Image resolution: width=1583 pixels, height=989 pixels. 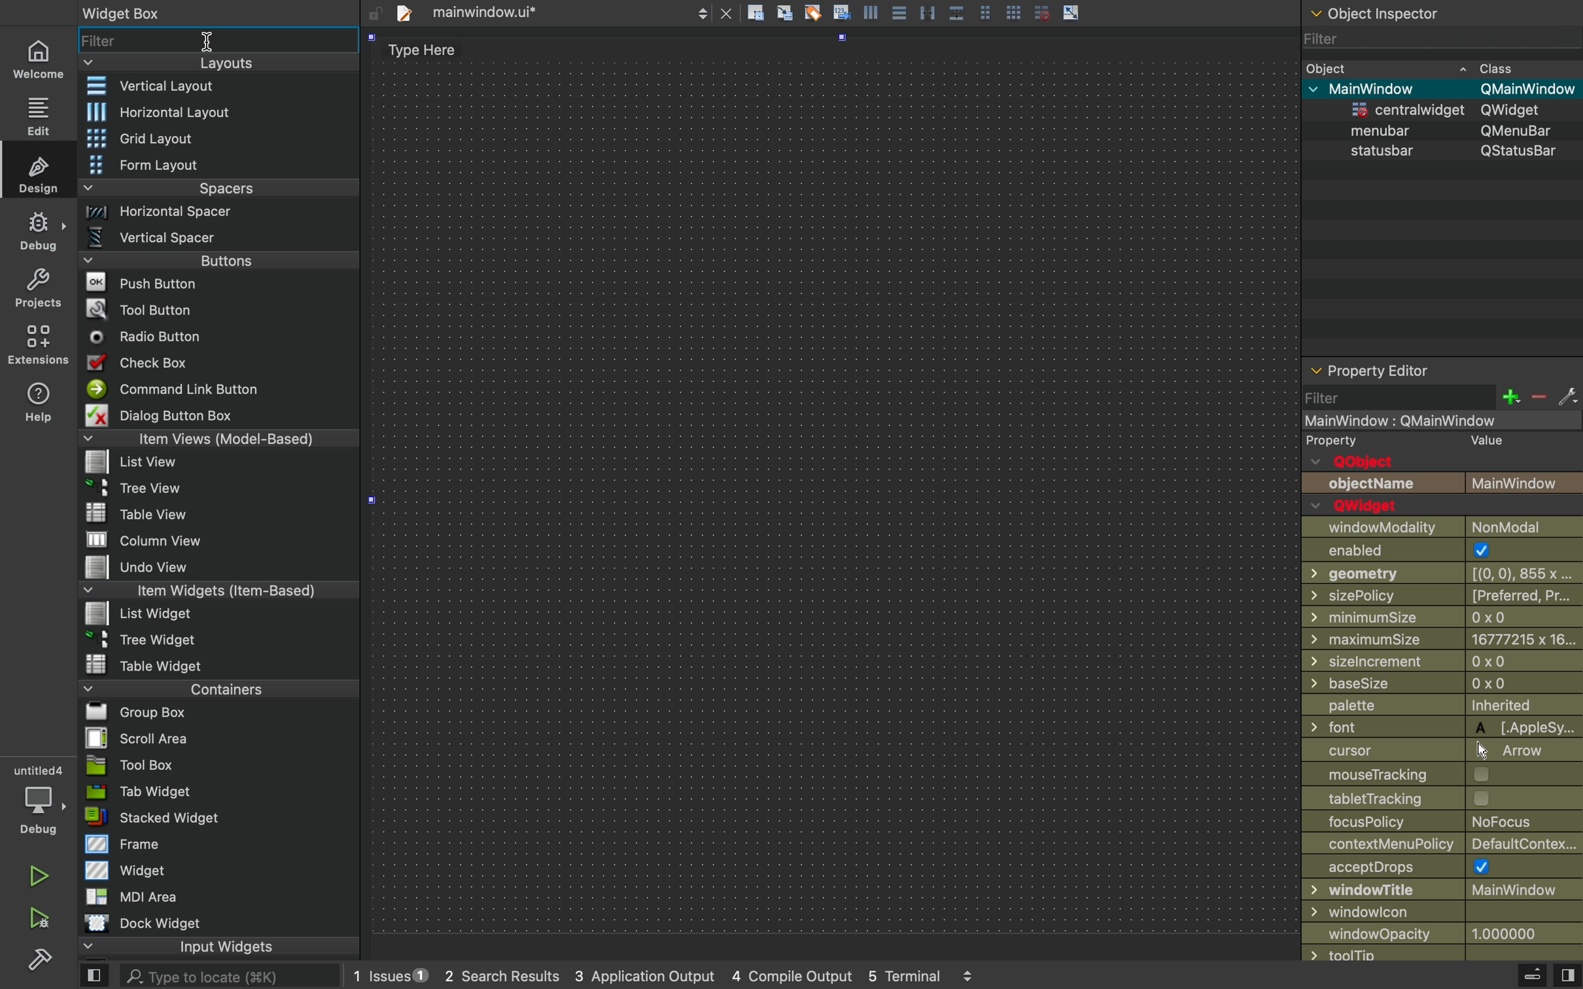 I want to click on Icon, so click(x=841, y=11).